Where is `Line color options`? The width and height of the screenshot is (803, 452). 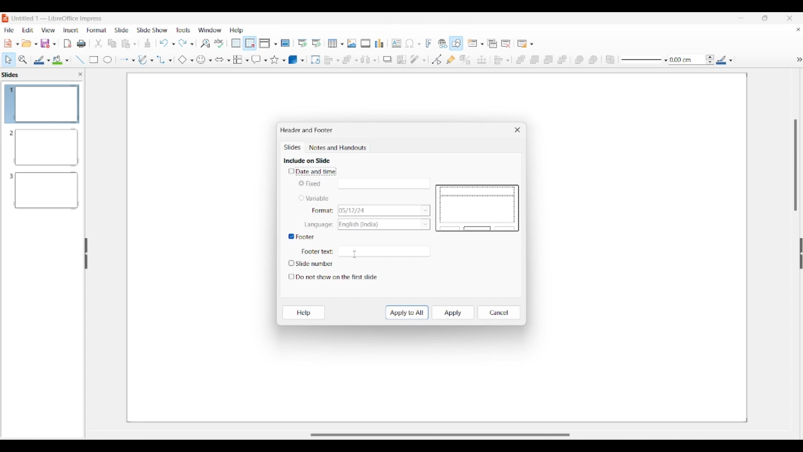 Line color options is located at coordinates (724, 59).